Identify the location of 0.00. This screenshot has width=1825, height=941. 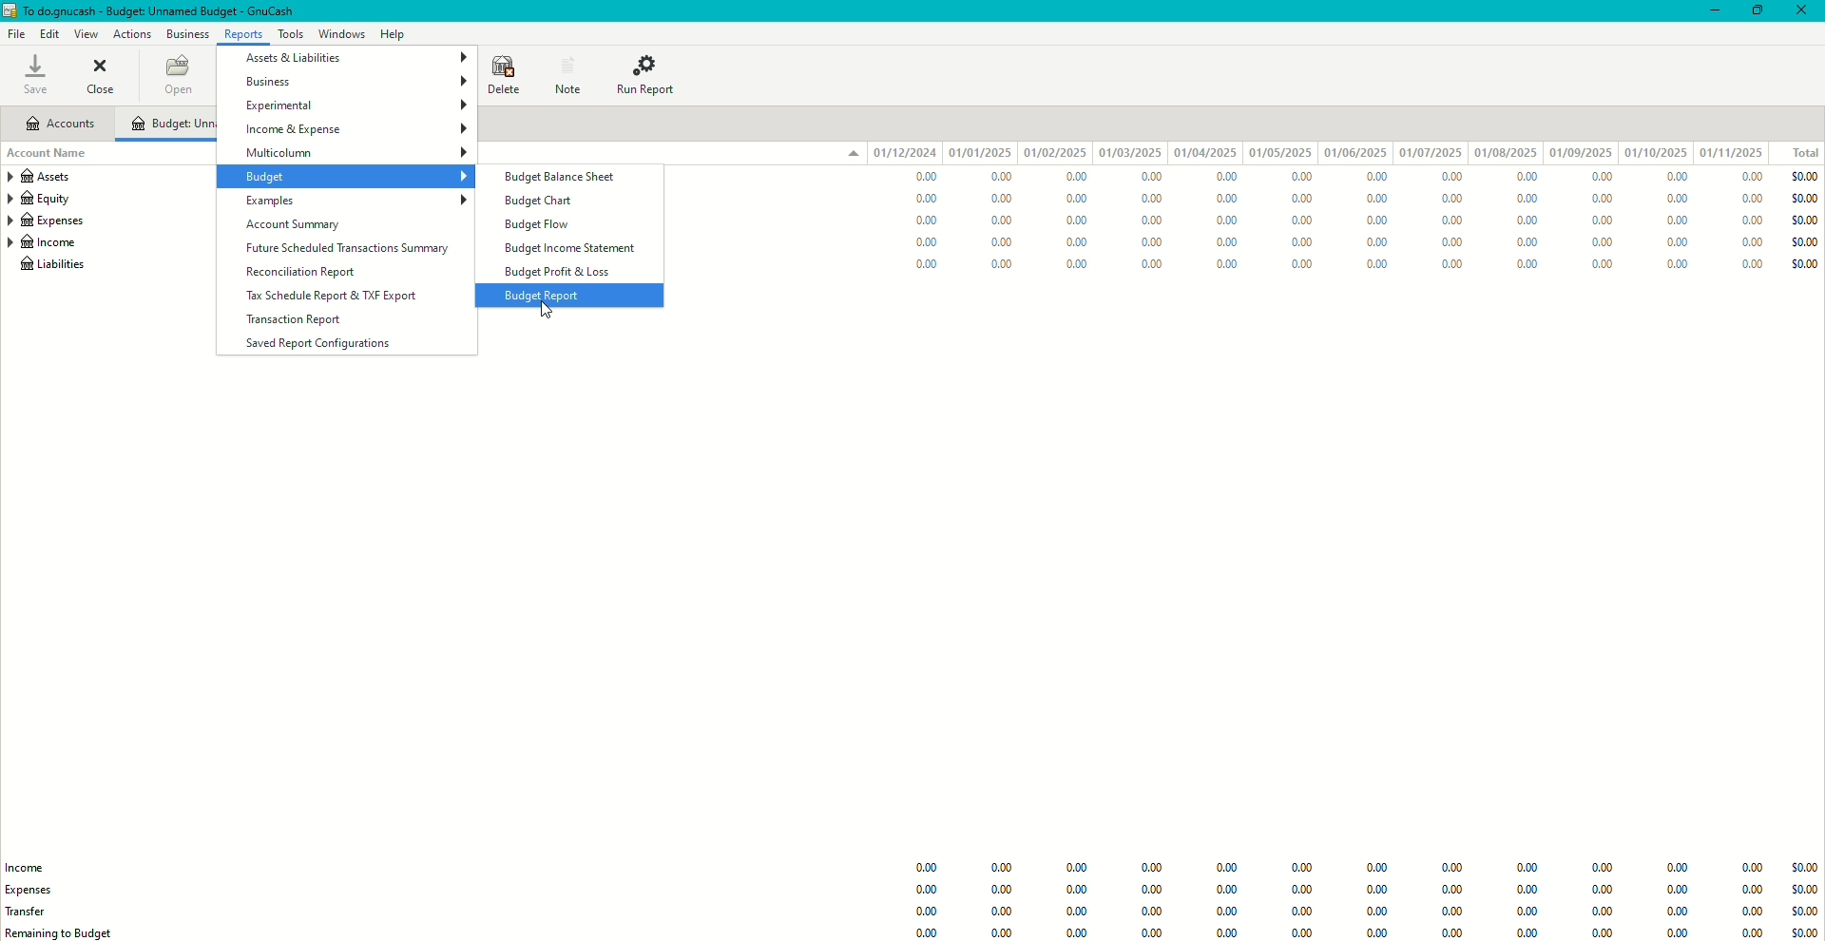
(1607, 241).